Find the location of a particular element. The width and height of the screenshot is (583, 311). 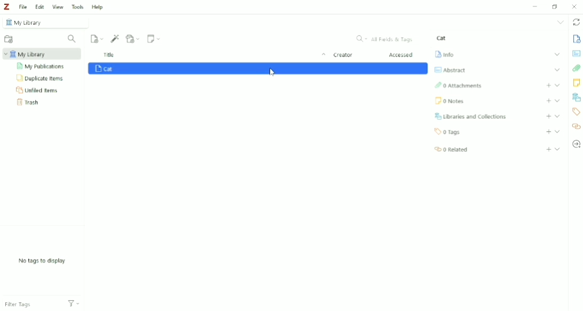

Help is located at coordinates (97, 7).